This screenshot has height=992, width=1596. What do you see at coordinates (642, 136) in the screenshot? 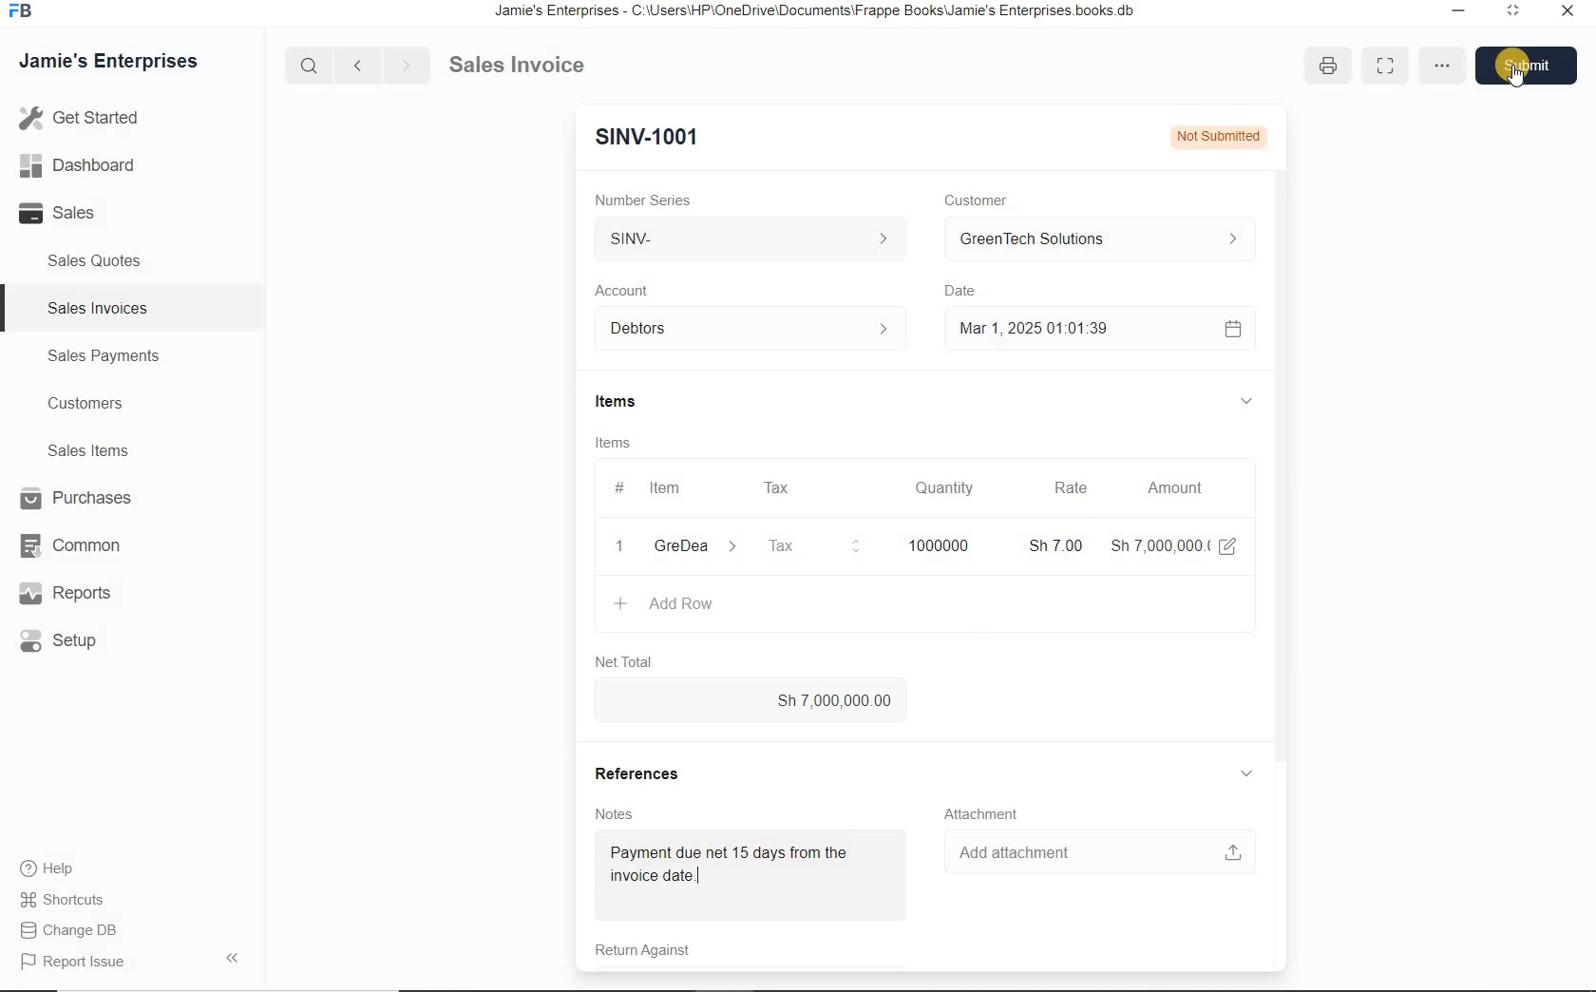
I see `SINV-1001` at bounding box center [642, 136].